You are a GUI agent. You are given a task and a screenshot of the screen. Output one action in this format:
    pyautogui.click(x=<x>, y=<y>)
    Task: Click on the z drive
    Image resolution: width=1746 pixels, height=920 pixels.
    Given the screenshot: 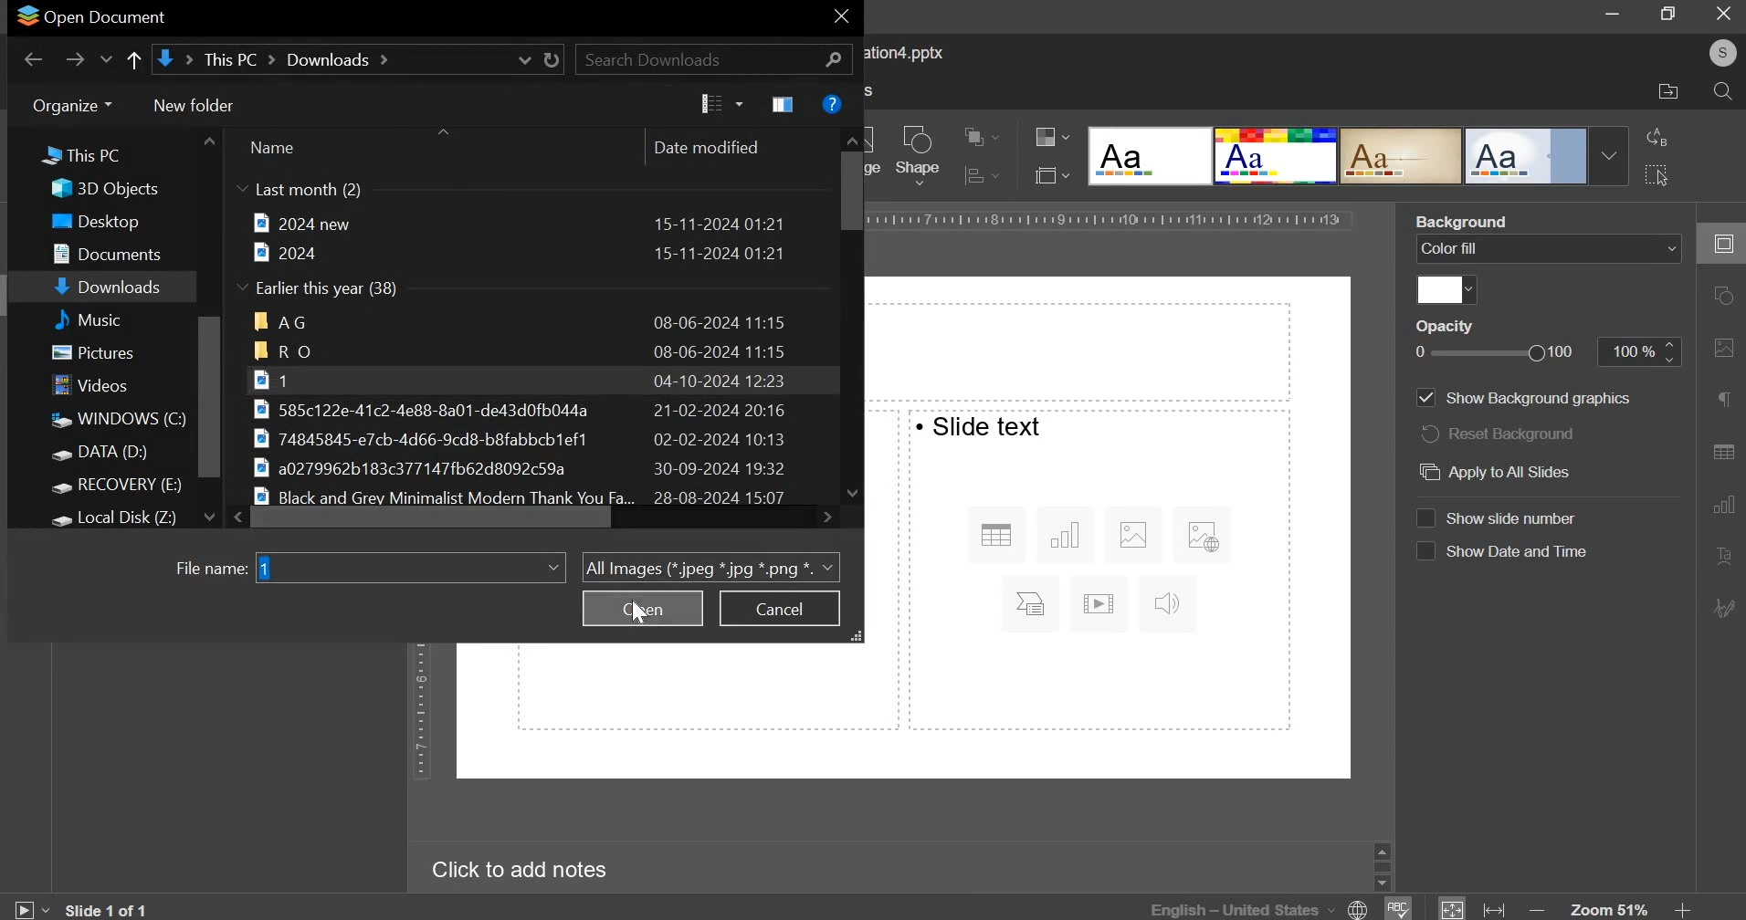 What is the action you would take?
    pyautogui.click(x=129, y=516)
    